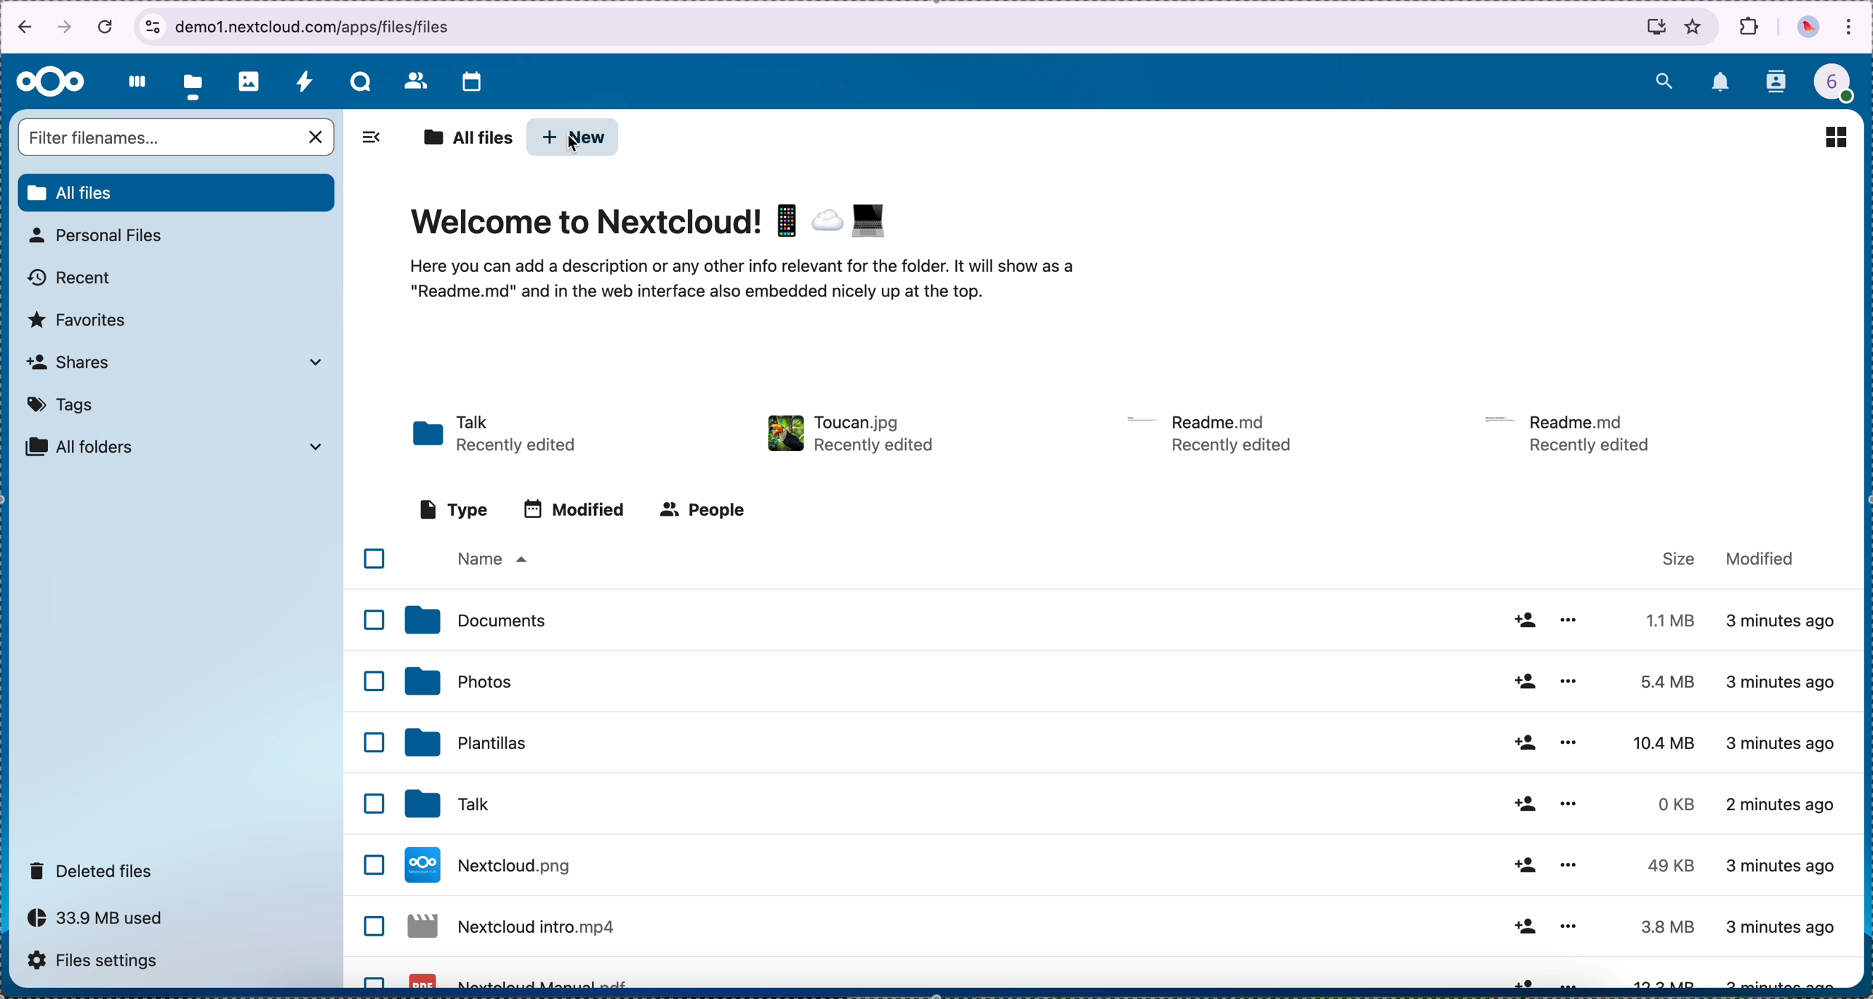 This screenshot has height=999, width=1873. What do you see at coordinates (1784, 625) in the screenshot?
I see `3 minutes ago` at bounding box center [1784, 625].